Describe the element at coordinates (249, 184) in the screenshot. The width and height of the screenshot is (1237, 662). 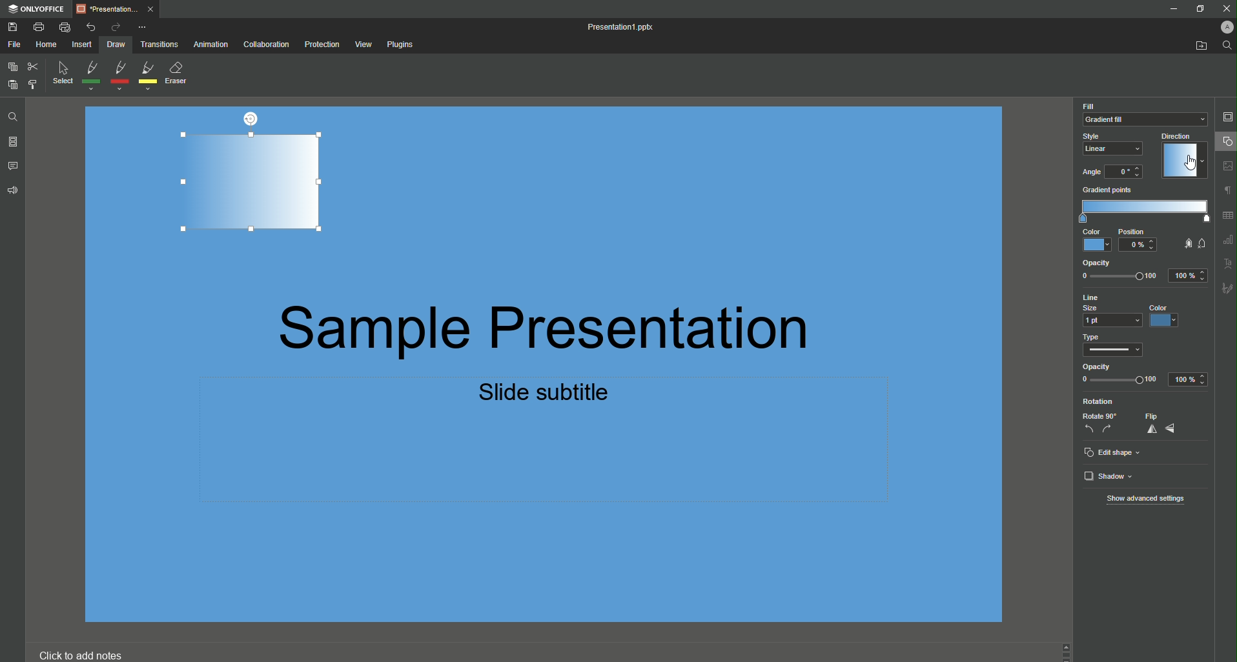
I see `Rectangle` at that location.